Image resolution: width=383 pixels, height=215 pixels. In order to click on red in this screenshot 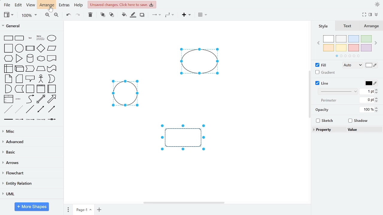, I will do `click(354, 48)`.